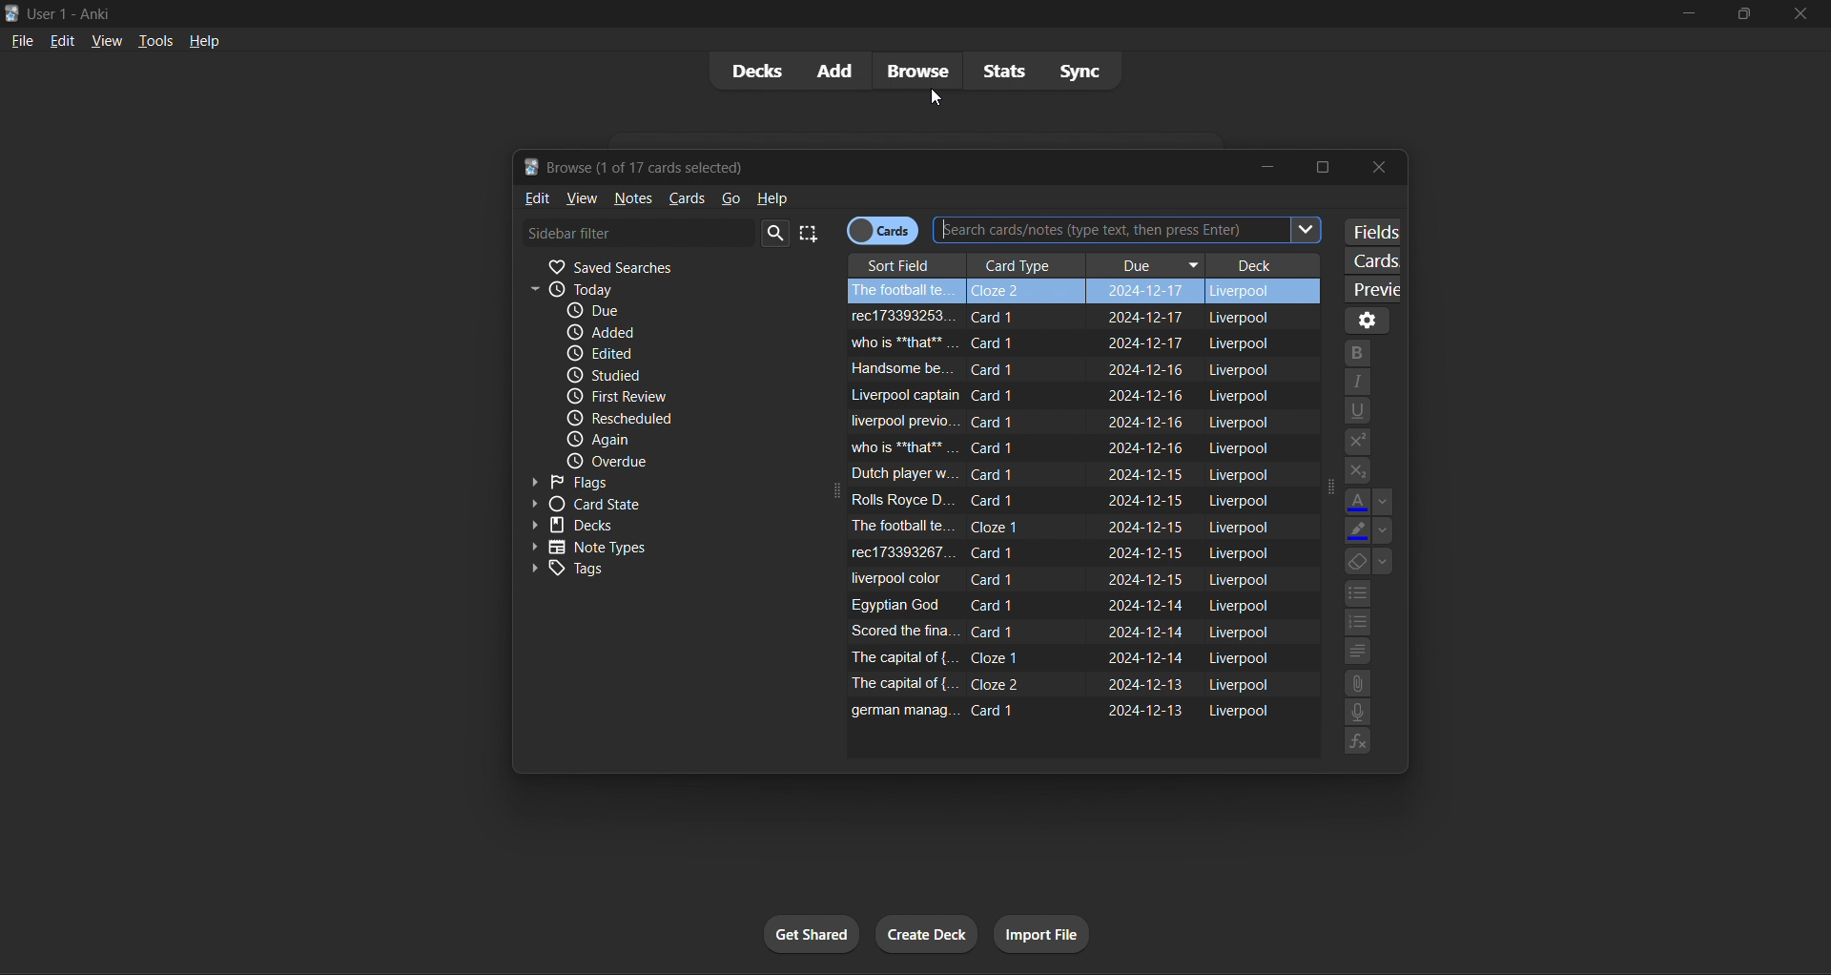  I want to click on italic, so click(1361, 382).